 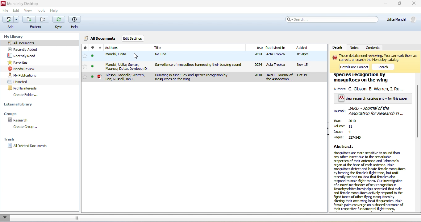 I want to click on vertical scroll bar, so click(x=418, y=112).